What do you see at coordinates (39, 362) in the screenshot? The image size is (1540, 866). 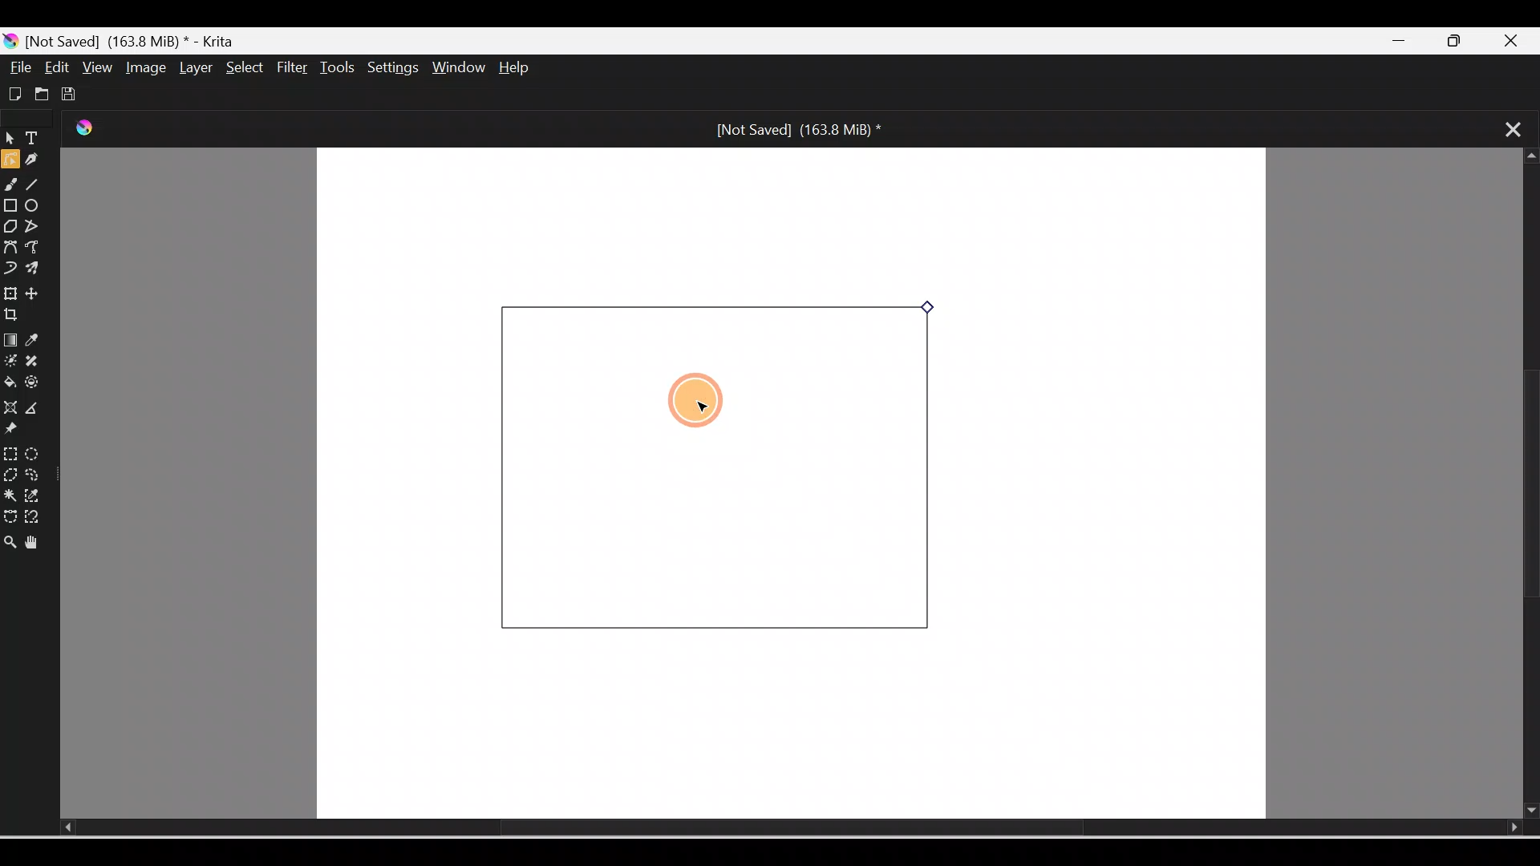 I see `Smart patch tool` at bounding box center [39, 362].